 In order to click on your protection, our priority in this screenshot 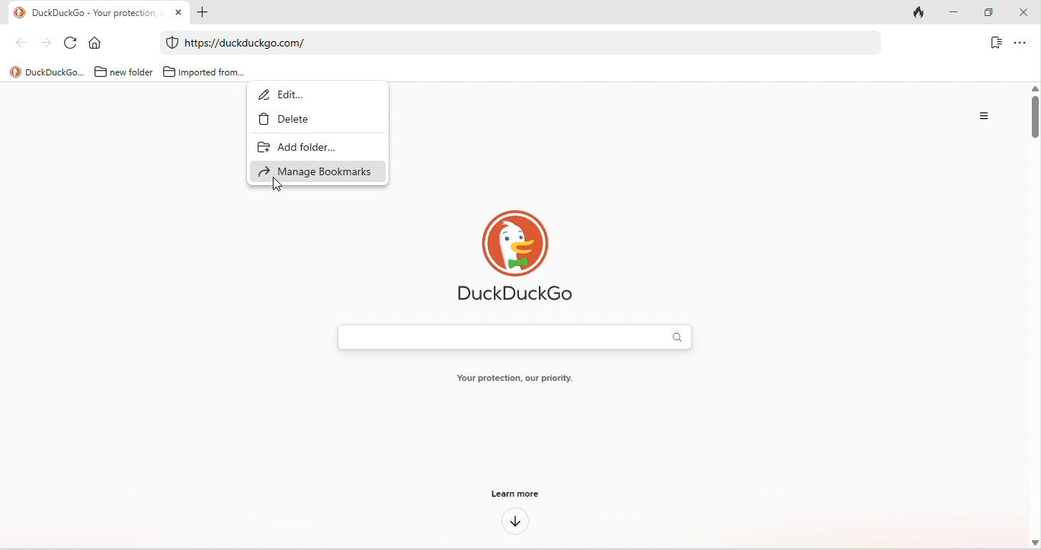, I will do `click(514, 379)`.